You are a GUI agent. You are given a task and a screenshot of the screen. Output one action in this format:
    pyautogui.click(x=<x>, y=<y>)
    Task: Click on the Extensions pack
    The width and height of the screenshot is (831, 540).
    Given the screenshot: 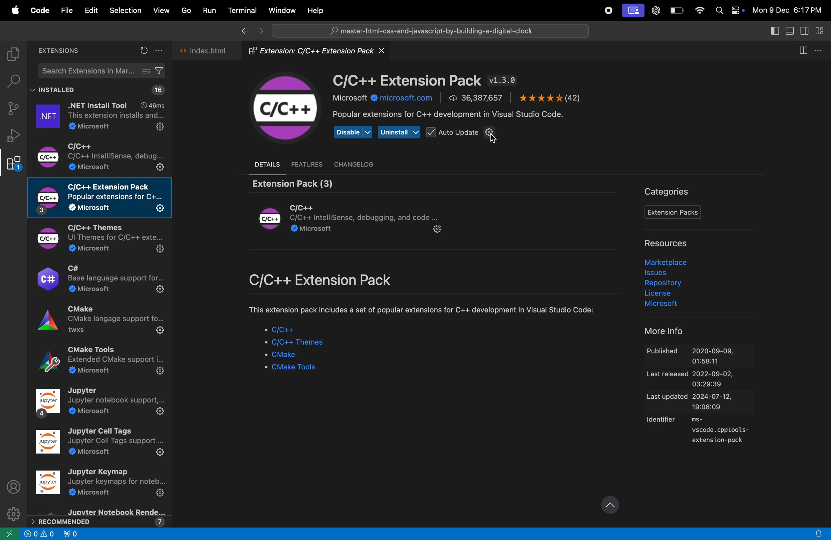 What is the action you would take?
    pyautogui.click(x=673, y=212)
    